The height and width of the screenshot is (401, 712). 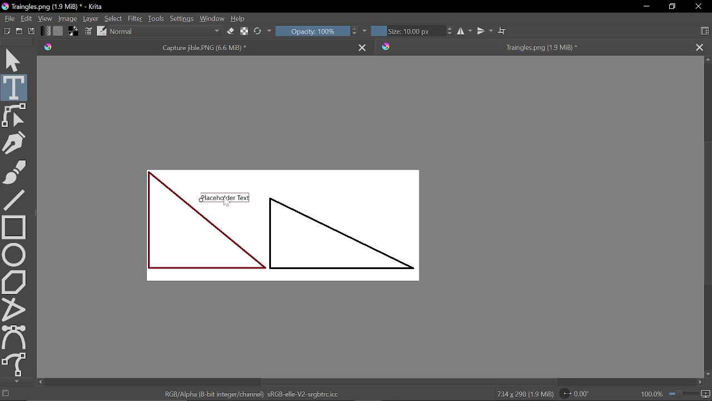 What do you see at coordinates (87, 31) in the screenshot?
I see `Edit Brush settings` at bounding box center [87, 31].